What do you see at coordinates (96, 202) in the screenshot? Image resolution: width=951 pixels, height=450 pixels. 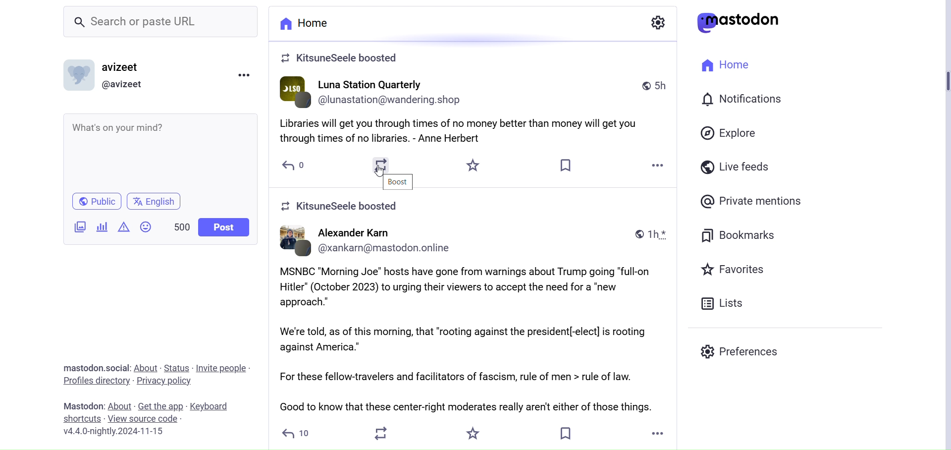 I see `Public` at bounding box center [96, 202].